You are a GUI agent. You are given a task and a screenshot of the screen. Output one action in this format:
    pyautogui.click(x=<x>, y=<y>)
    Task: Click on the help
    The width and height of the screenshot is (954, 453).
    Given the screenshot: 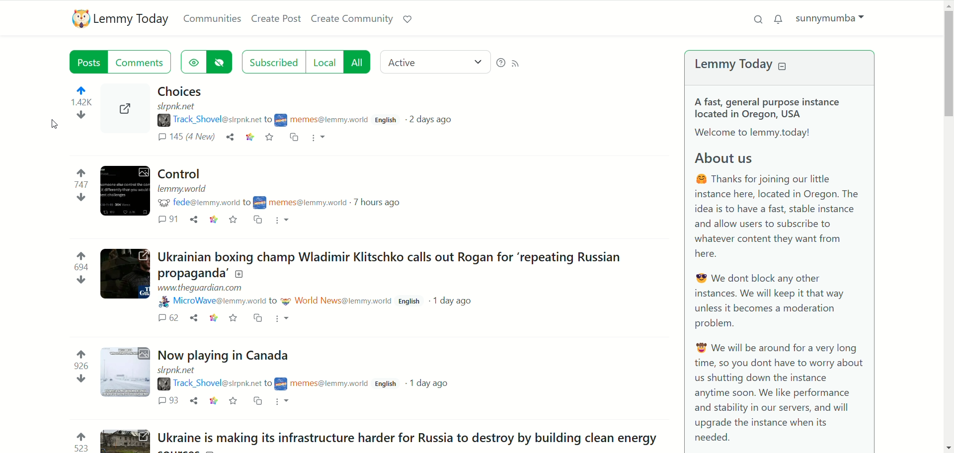 What is the action you would take?
    pyautogui.click(x=500, y=64)
    